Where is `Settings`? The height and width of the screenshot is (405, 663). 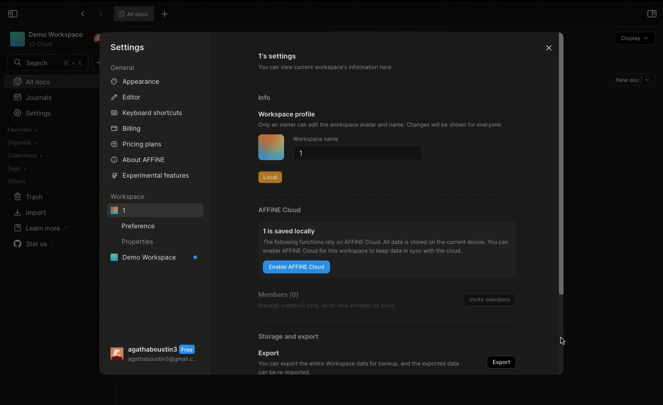 Settings is located at coordinates (128, 47).